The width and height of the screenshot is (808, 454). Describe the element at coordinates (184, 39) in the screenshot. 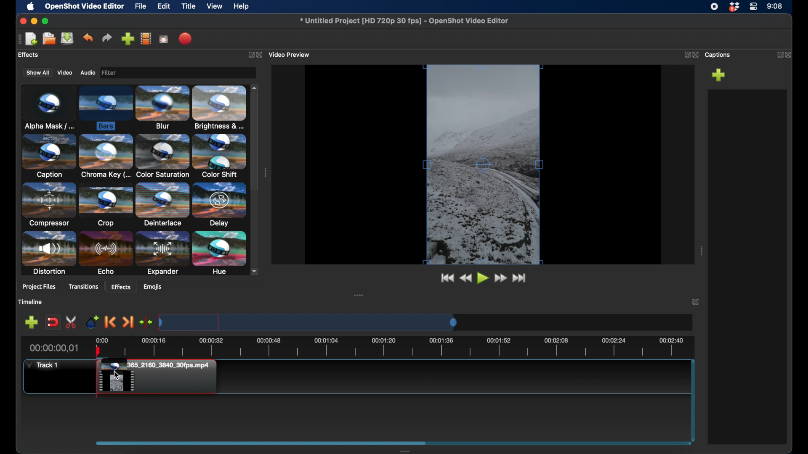

I see `export video` at that location.